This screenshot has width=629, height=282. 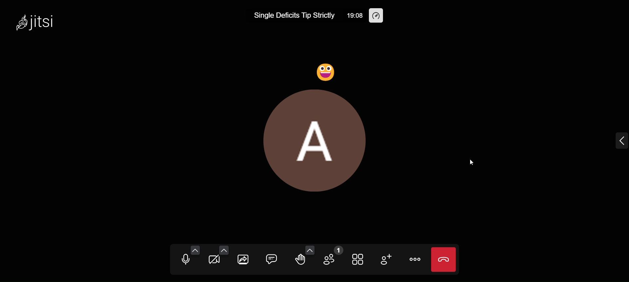 I want to click on more emoji option, so click(x=311, y=250).